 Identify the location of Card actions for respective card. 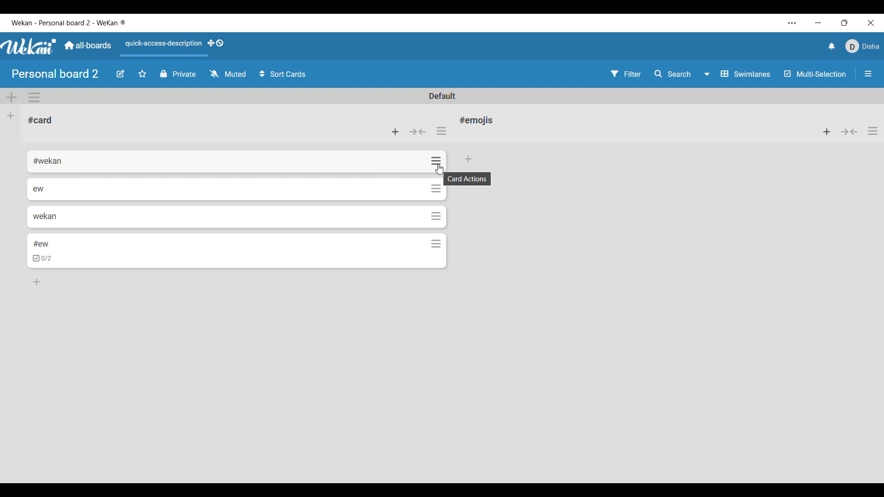
(436, 188).